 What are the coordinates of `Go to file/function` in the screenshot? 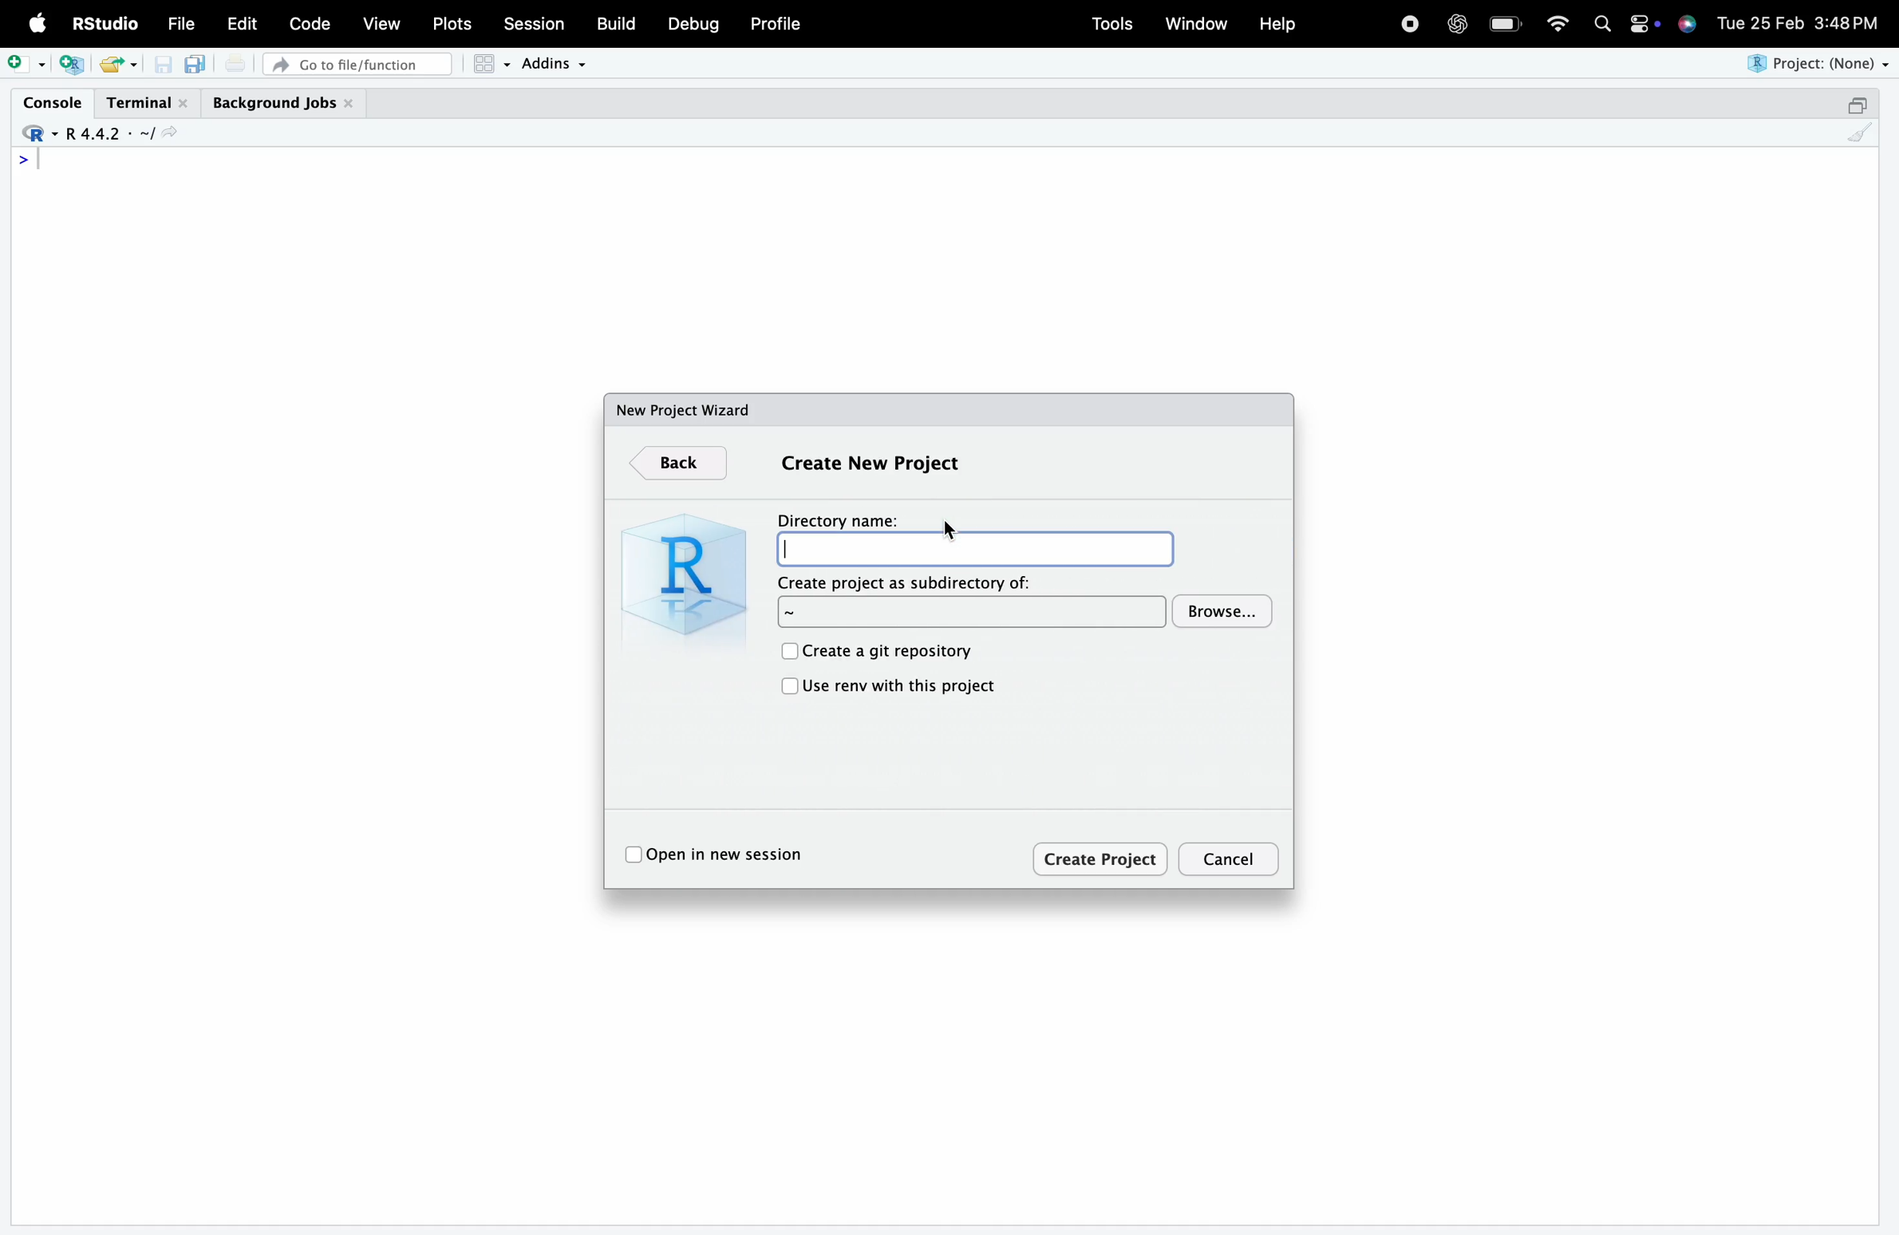 It's located at (357, 65).